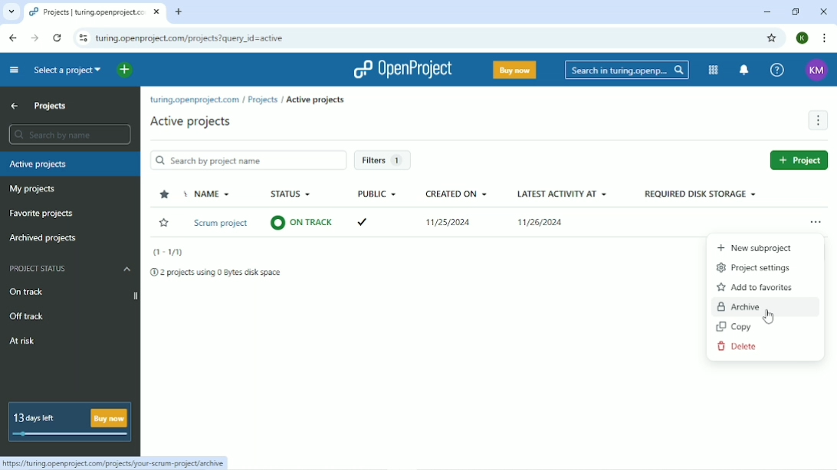  I want to click on Project status, so click(71, 269).